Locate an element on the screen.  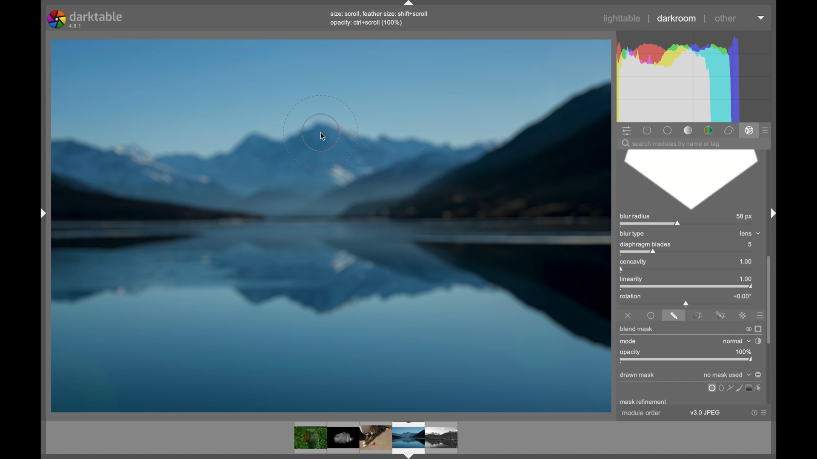
blurred photo is located at coordinates (331, 225).